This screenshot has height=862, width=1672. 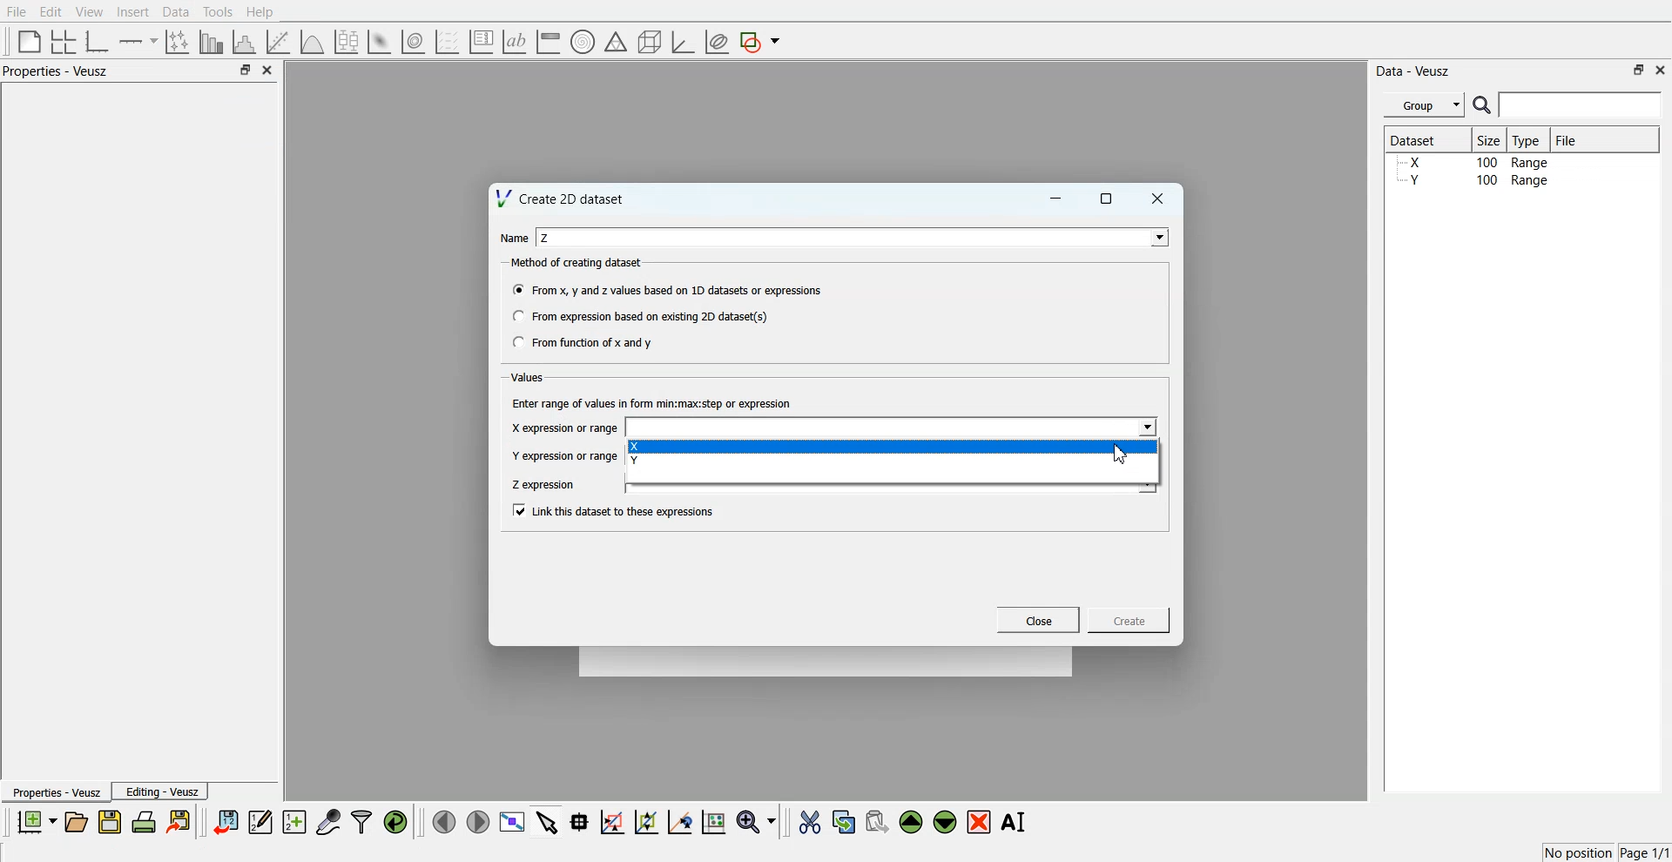 What do you see at coordinates (277, 42) in the screenshot?
I see `Fit a function of data` at bounding box center [277, 42].